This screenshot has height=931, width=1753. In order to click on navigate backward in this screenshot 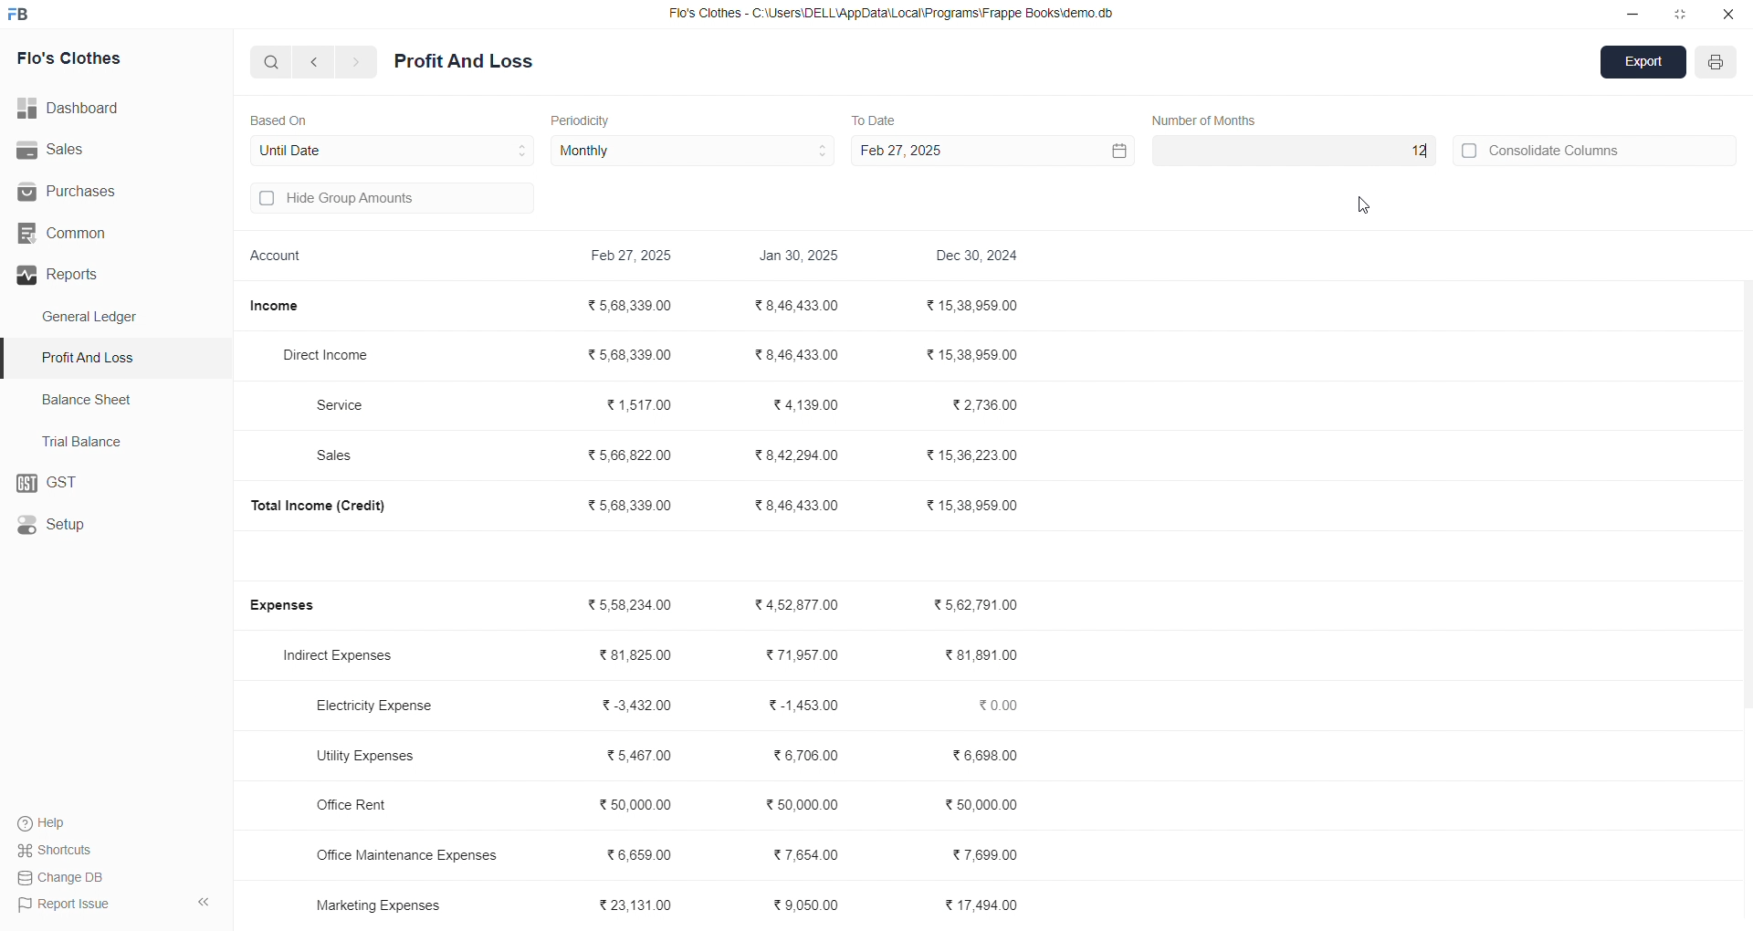, I will do `click(317, 61)`.